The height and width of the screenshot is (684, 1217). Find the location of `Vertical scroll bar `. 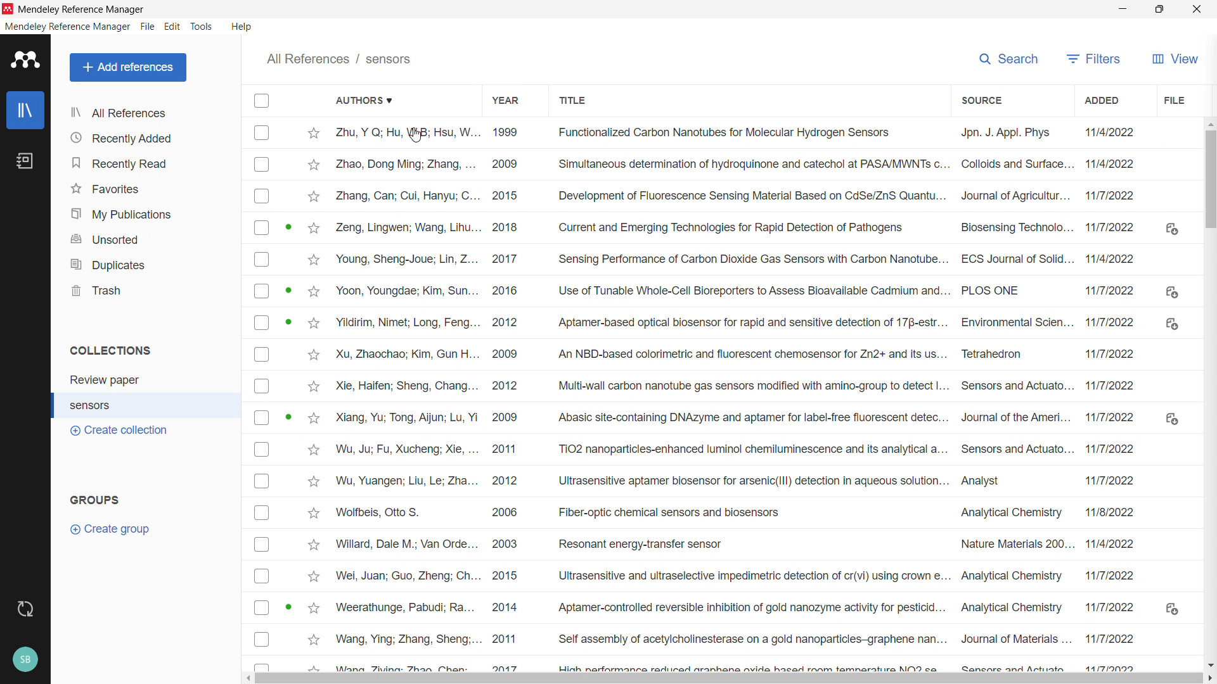

Vertical scroll bar  is located at coordinates (1211, 178).